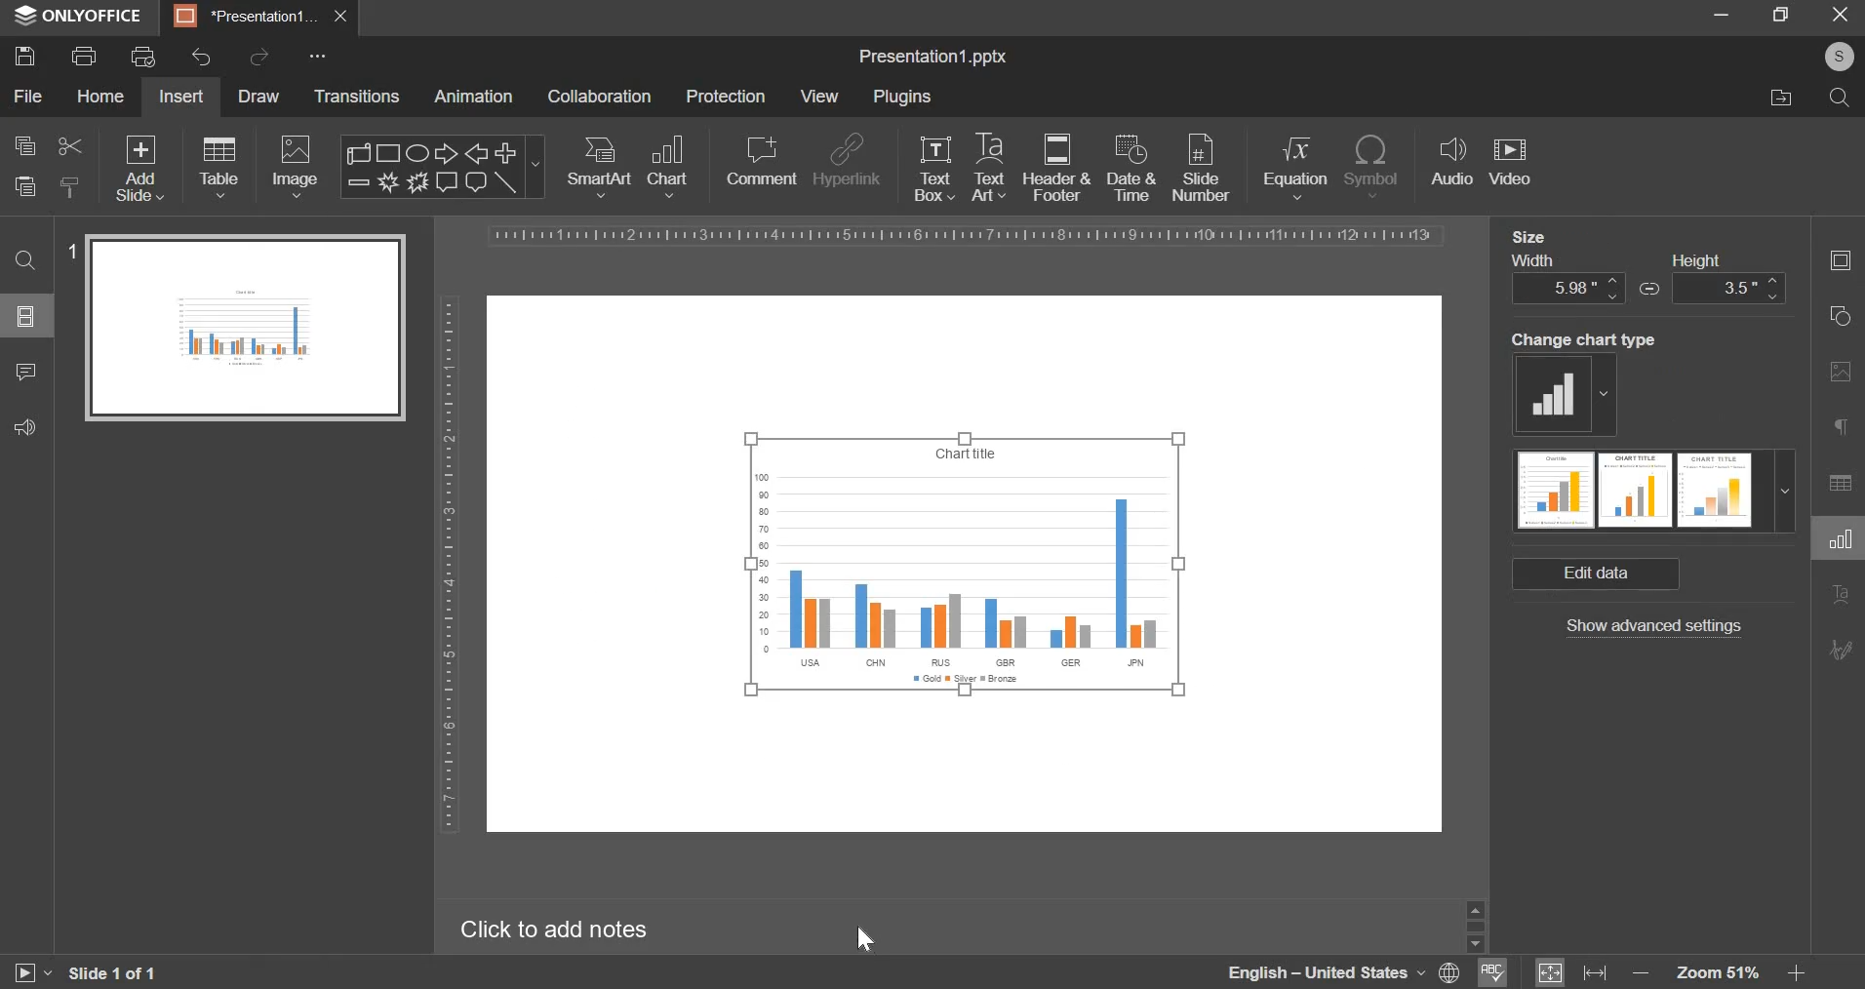 This screenshot has height=989, width=1865. Describe the element at coordinates (1294, 166) in the screenshot. I see `equation` at that location.